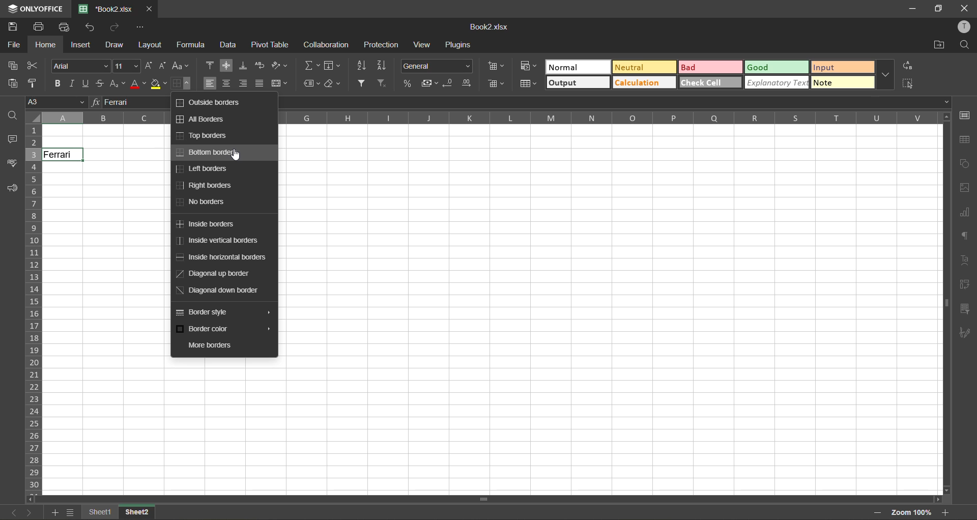 This screenshot has height=520, width=977. What do you see at coordinates (965, 236) in the screenshot?
I see `paragraph` at bounding box center [965, 236].